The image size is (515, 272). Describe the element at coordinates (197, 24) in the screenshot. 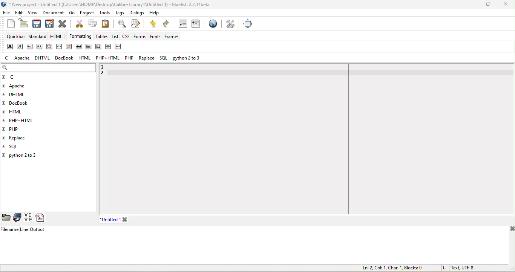

I see `indent` at that location.